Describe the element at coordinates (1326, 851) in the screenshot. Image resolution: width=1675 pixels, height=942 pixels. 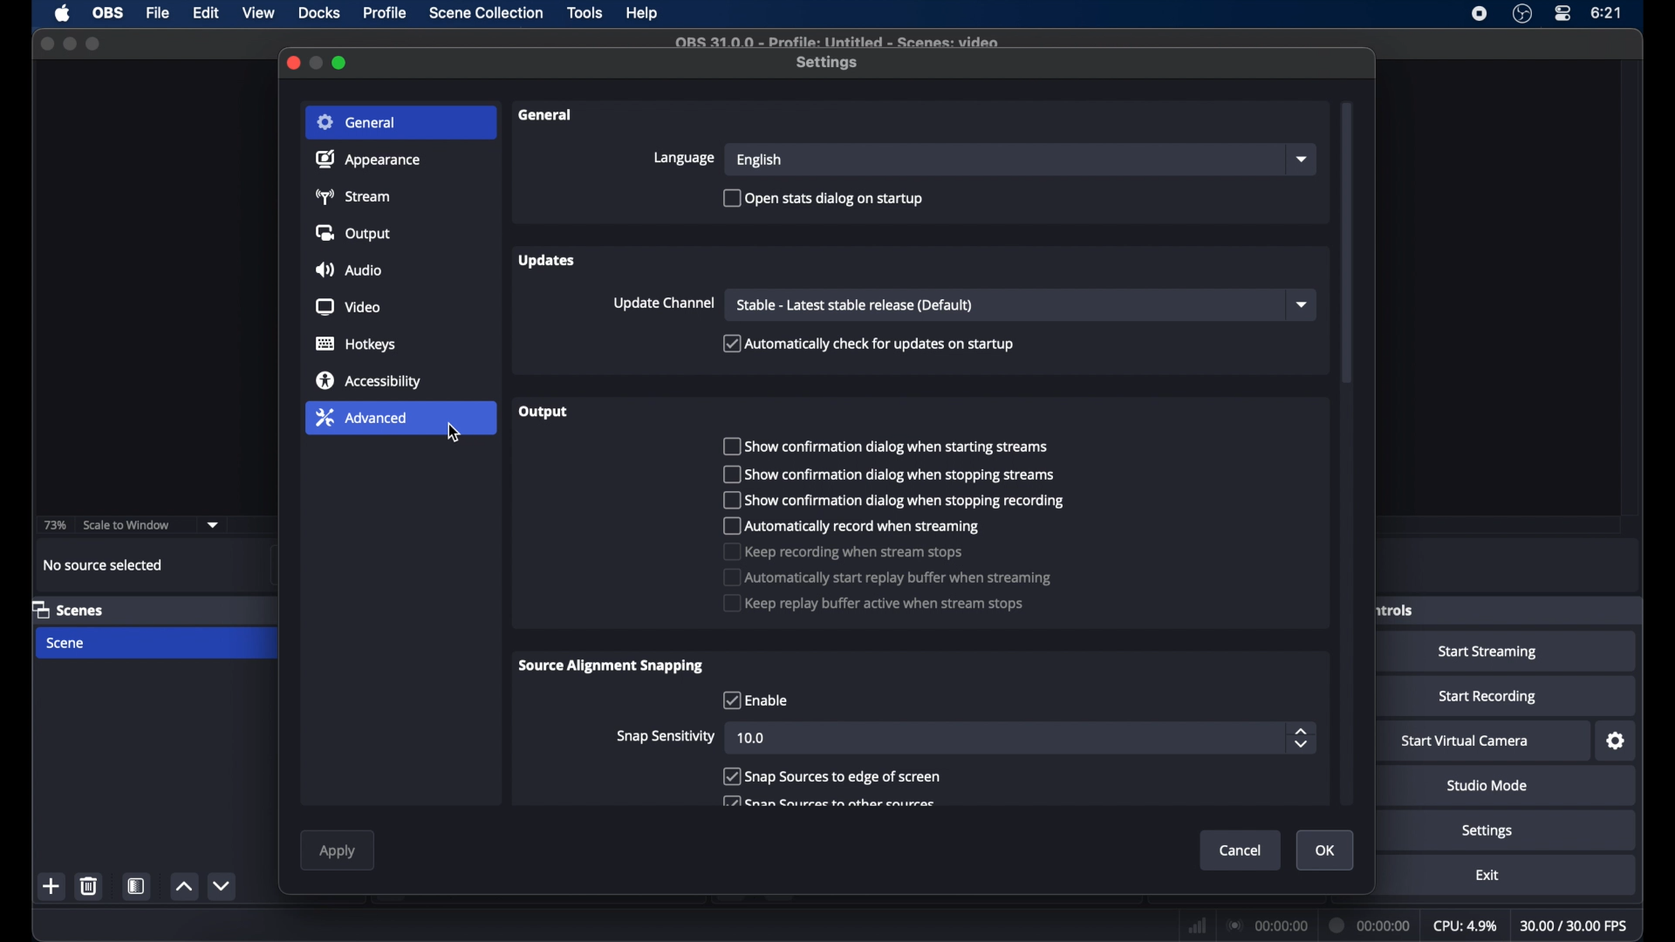
I see `ok` at that location.